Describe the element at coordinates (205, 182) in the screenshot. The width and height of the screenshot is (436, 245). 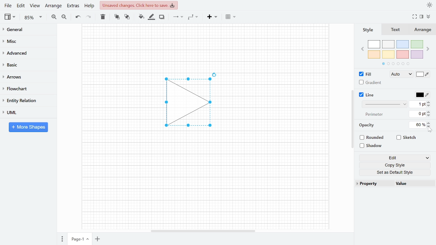
I see `workspace` at that location.